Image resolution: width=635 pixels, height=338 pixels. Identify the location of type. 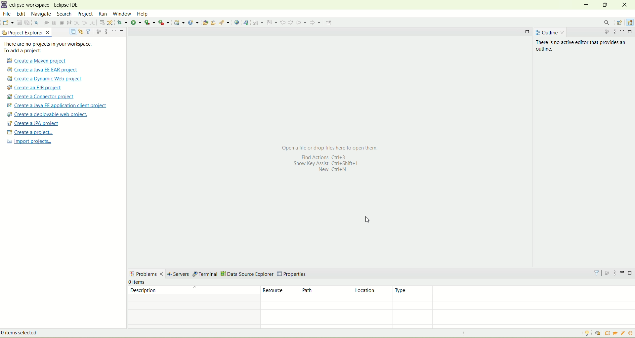
(514, 293).